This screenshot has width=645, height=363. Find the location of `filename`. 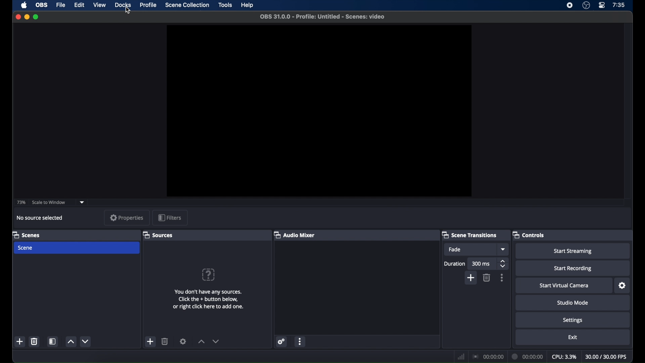

filename is located at coordinates (322, 17).